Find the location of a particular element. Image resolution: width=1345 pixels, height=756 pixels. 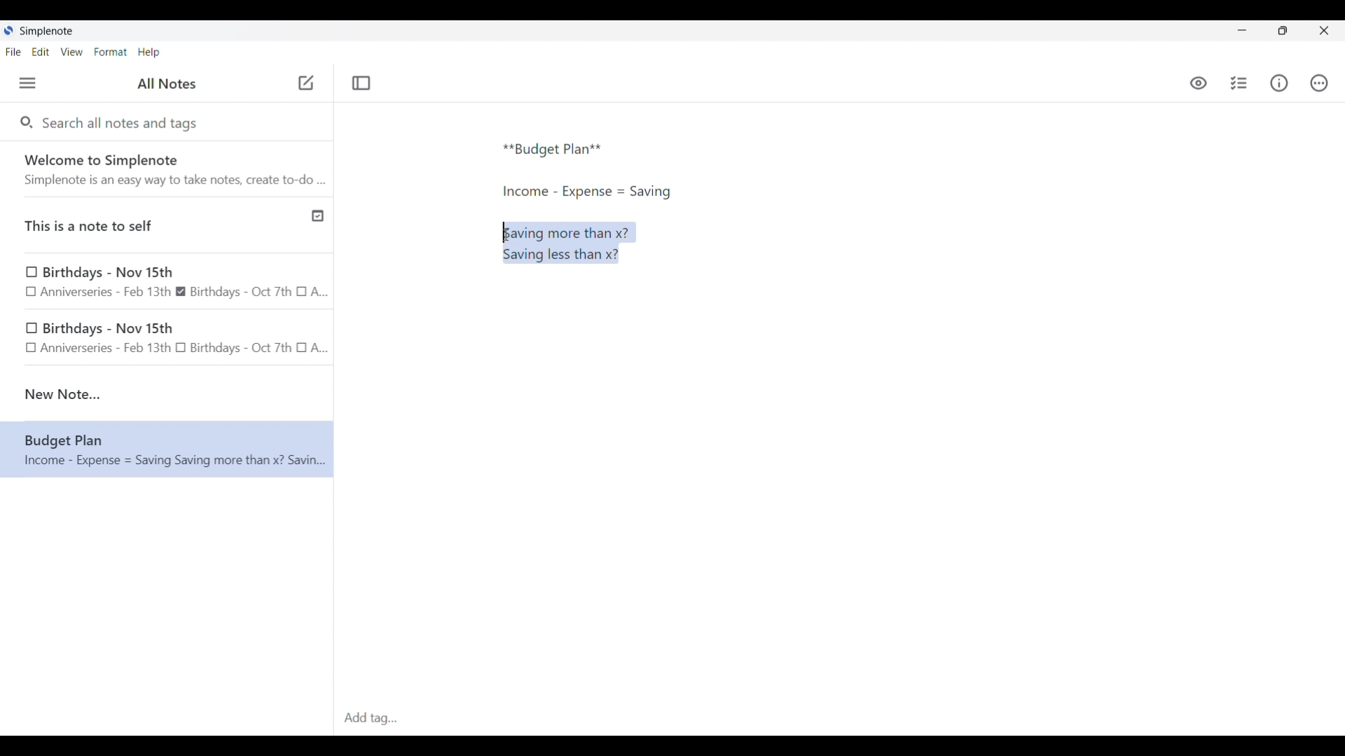

Note text changed is located at coordinates (167, 449).